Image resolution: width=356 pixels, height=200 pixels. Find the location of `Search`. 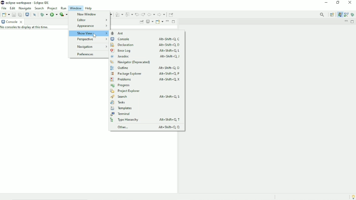

Search is located at coordinates (147, 97).